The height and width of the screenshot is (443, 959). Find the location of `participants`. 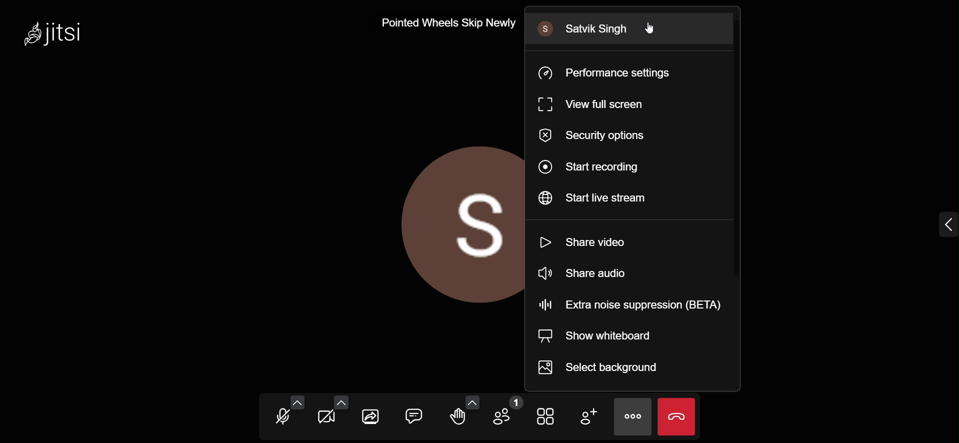

participants is located at coordinates (505, 415).